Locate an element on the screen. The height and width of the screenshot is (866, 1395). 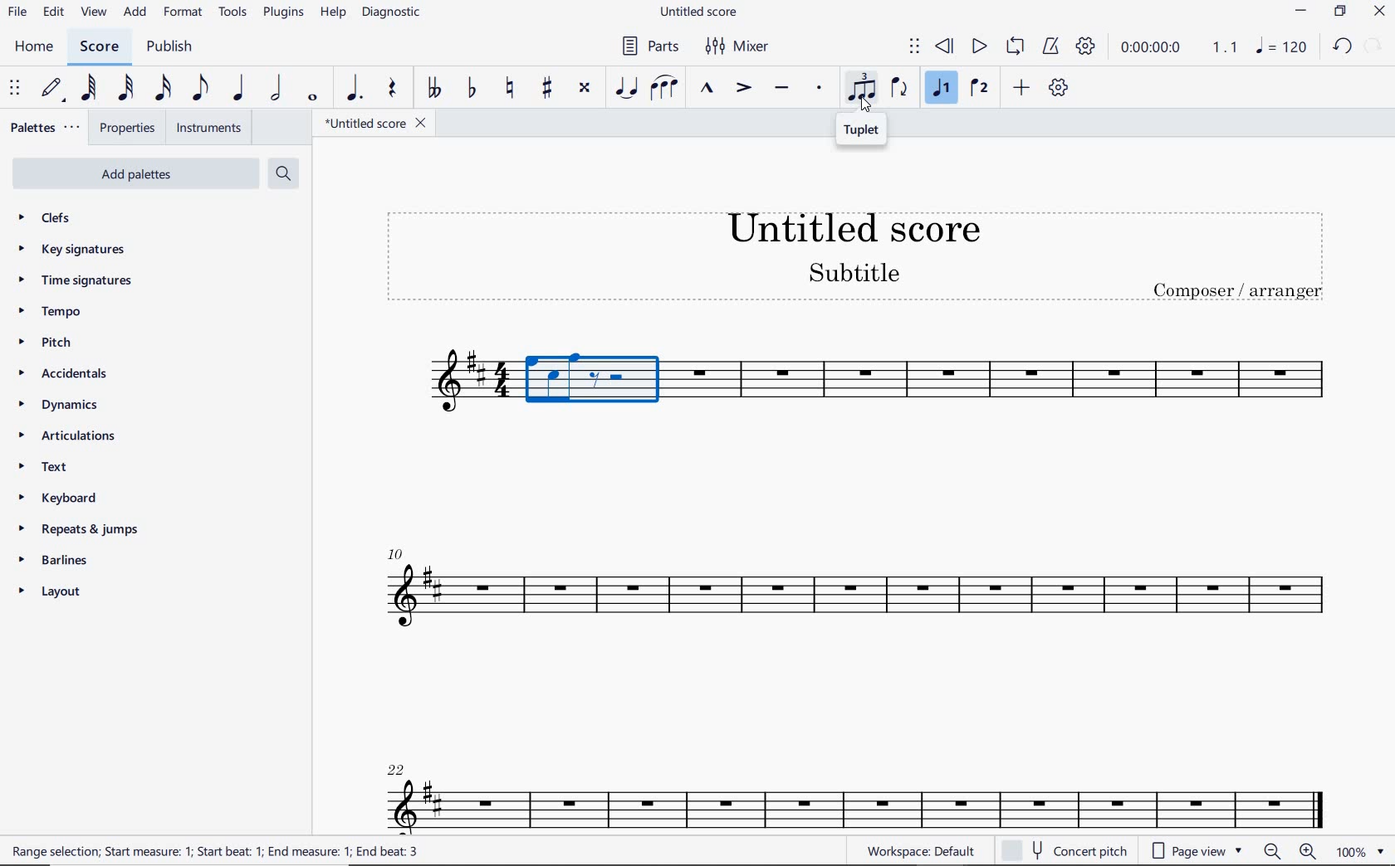
FLIP DIRECTION is located at coordinates (903, 90).